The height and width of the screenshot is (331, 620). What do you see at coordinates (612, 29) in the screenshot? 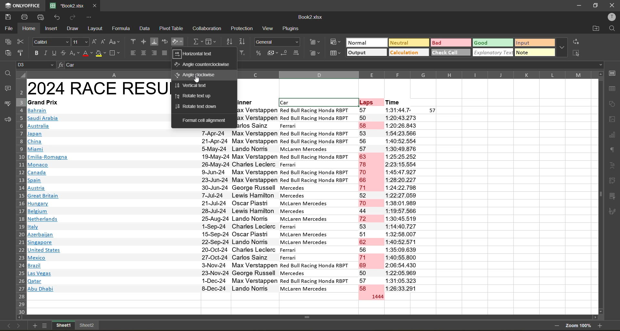
I see `find` at bounding box center [612, 29].